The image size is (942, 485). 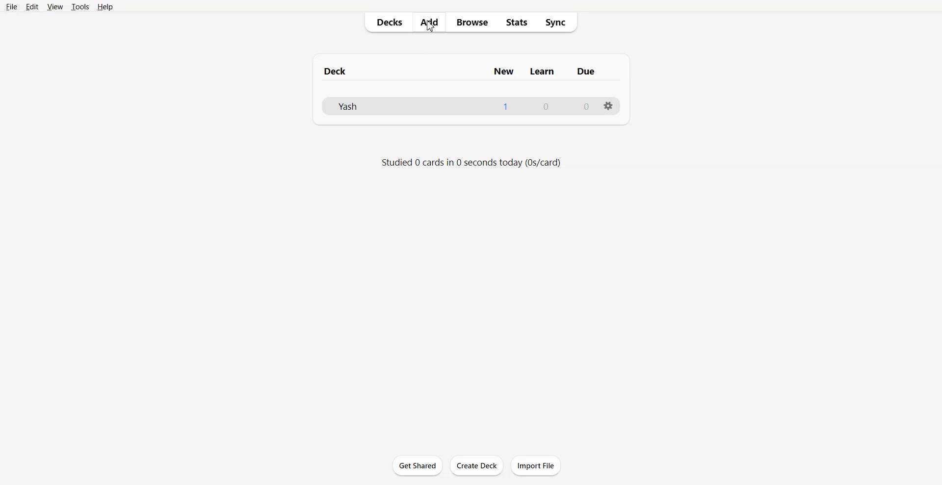 What do you see at coordinates (80, 7) in the screenshot?
I see `Tools` at bounding box center [80, 7].